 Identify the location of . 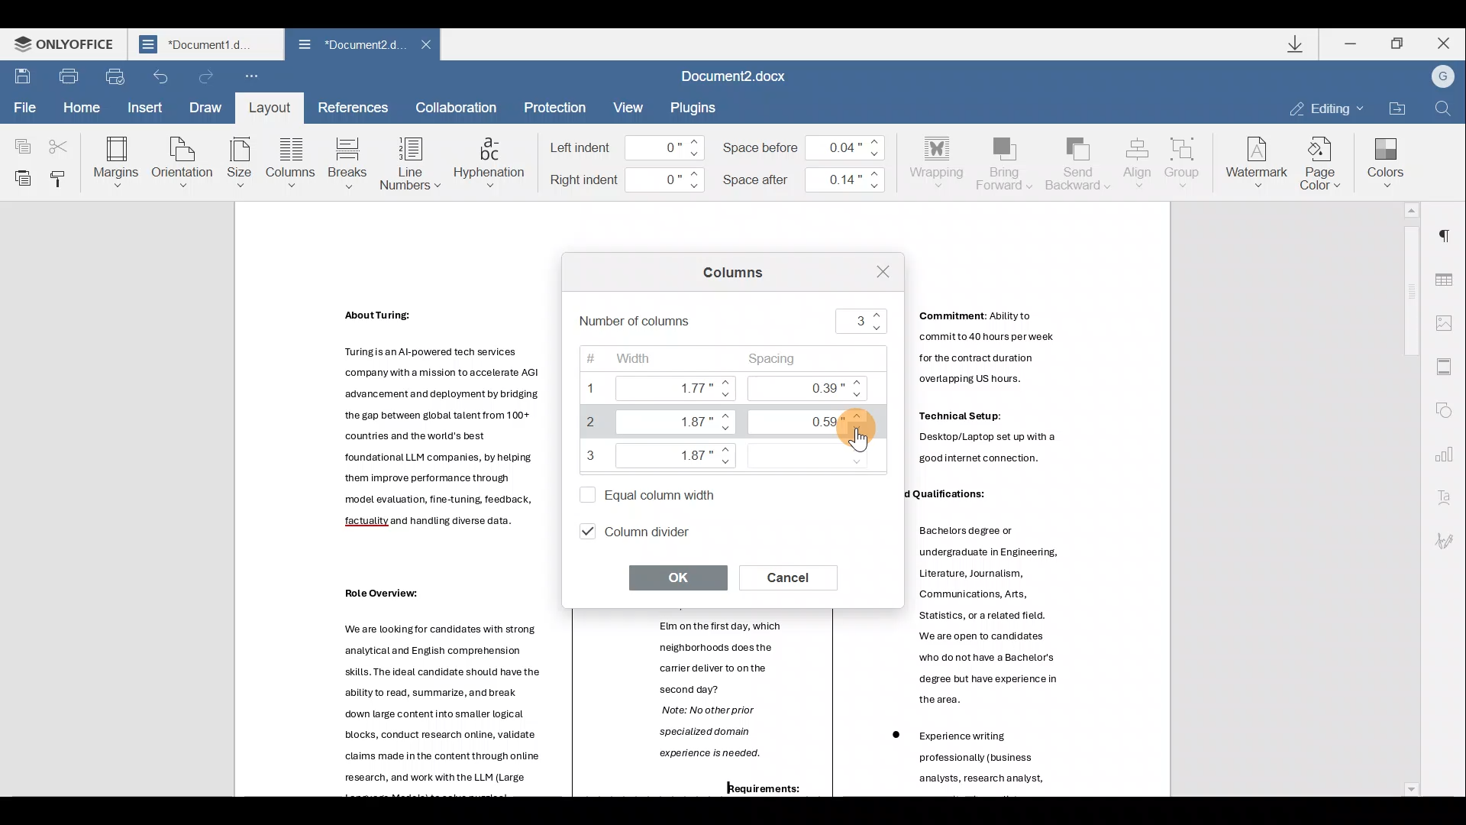
(436, 703).